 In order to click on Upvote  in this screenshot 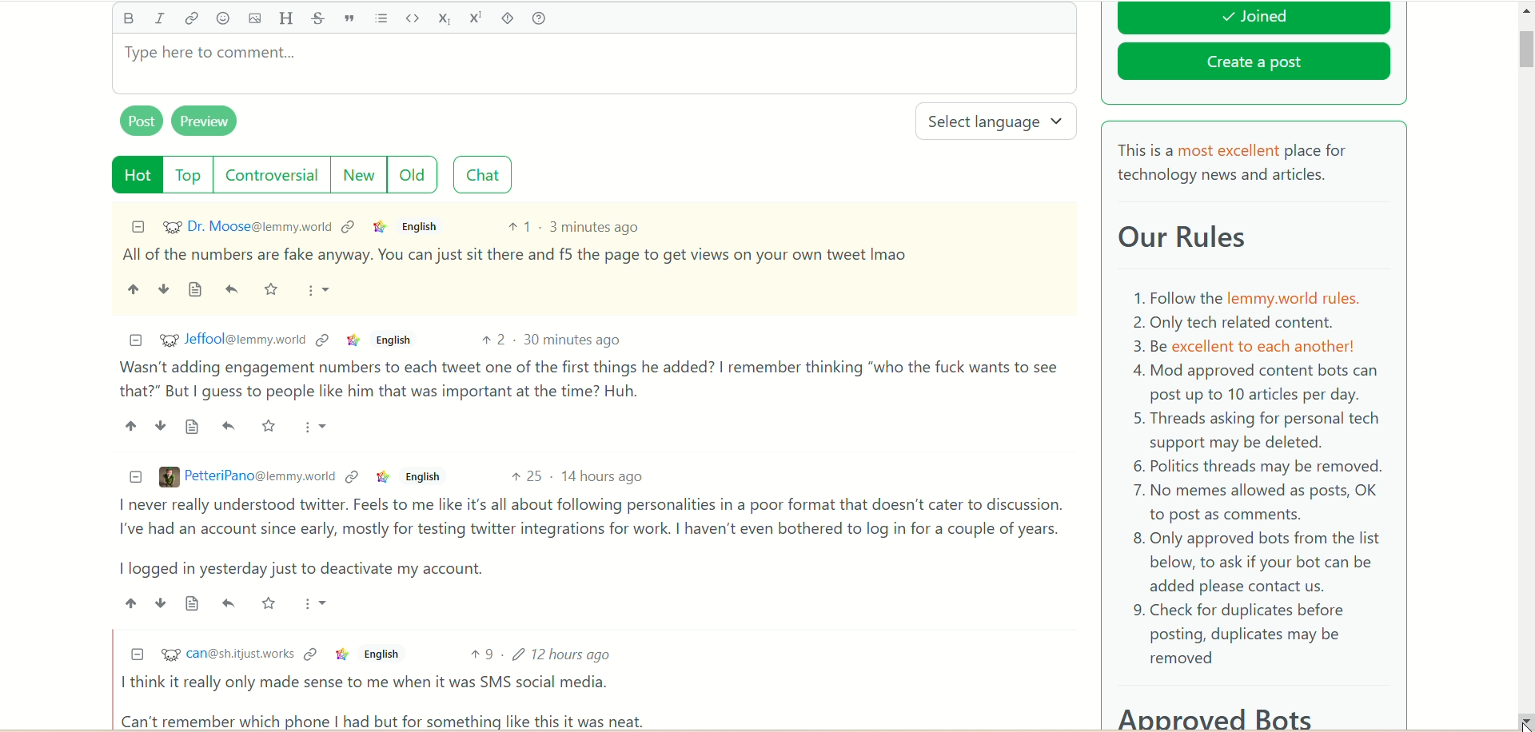, I will do `click(130, 425)`.